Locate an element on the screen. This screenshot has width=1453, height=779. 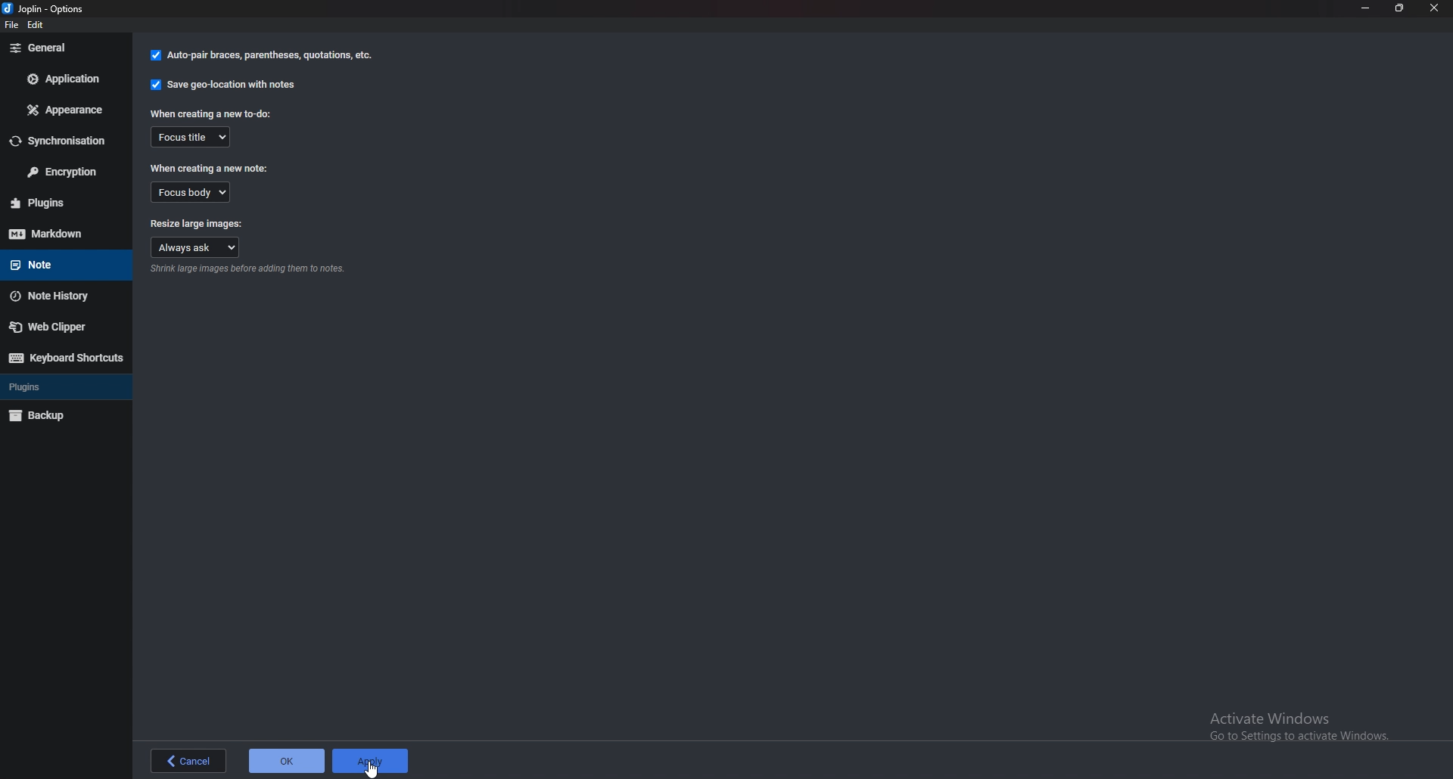
Synchronization is located at coordinates (61, 141).